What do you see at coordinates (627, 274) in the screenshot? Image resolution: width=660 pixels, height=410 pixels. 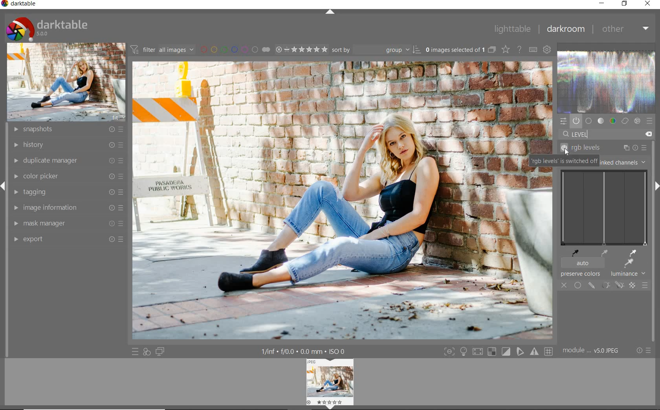 I see `luminance` at bounding box center [627, 274].